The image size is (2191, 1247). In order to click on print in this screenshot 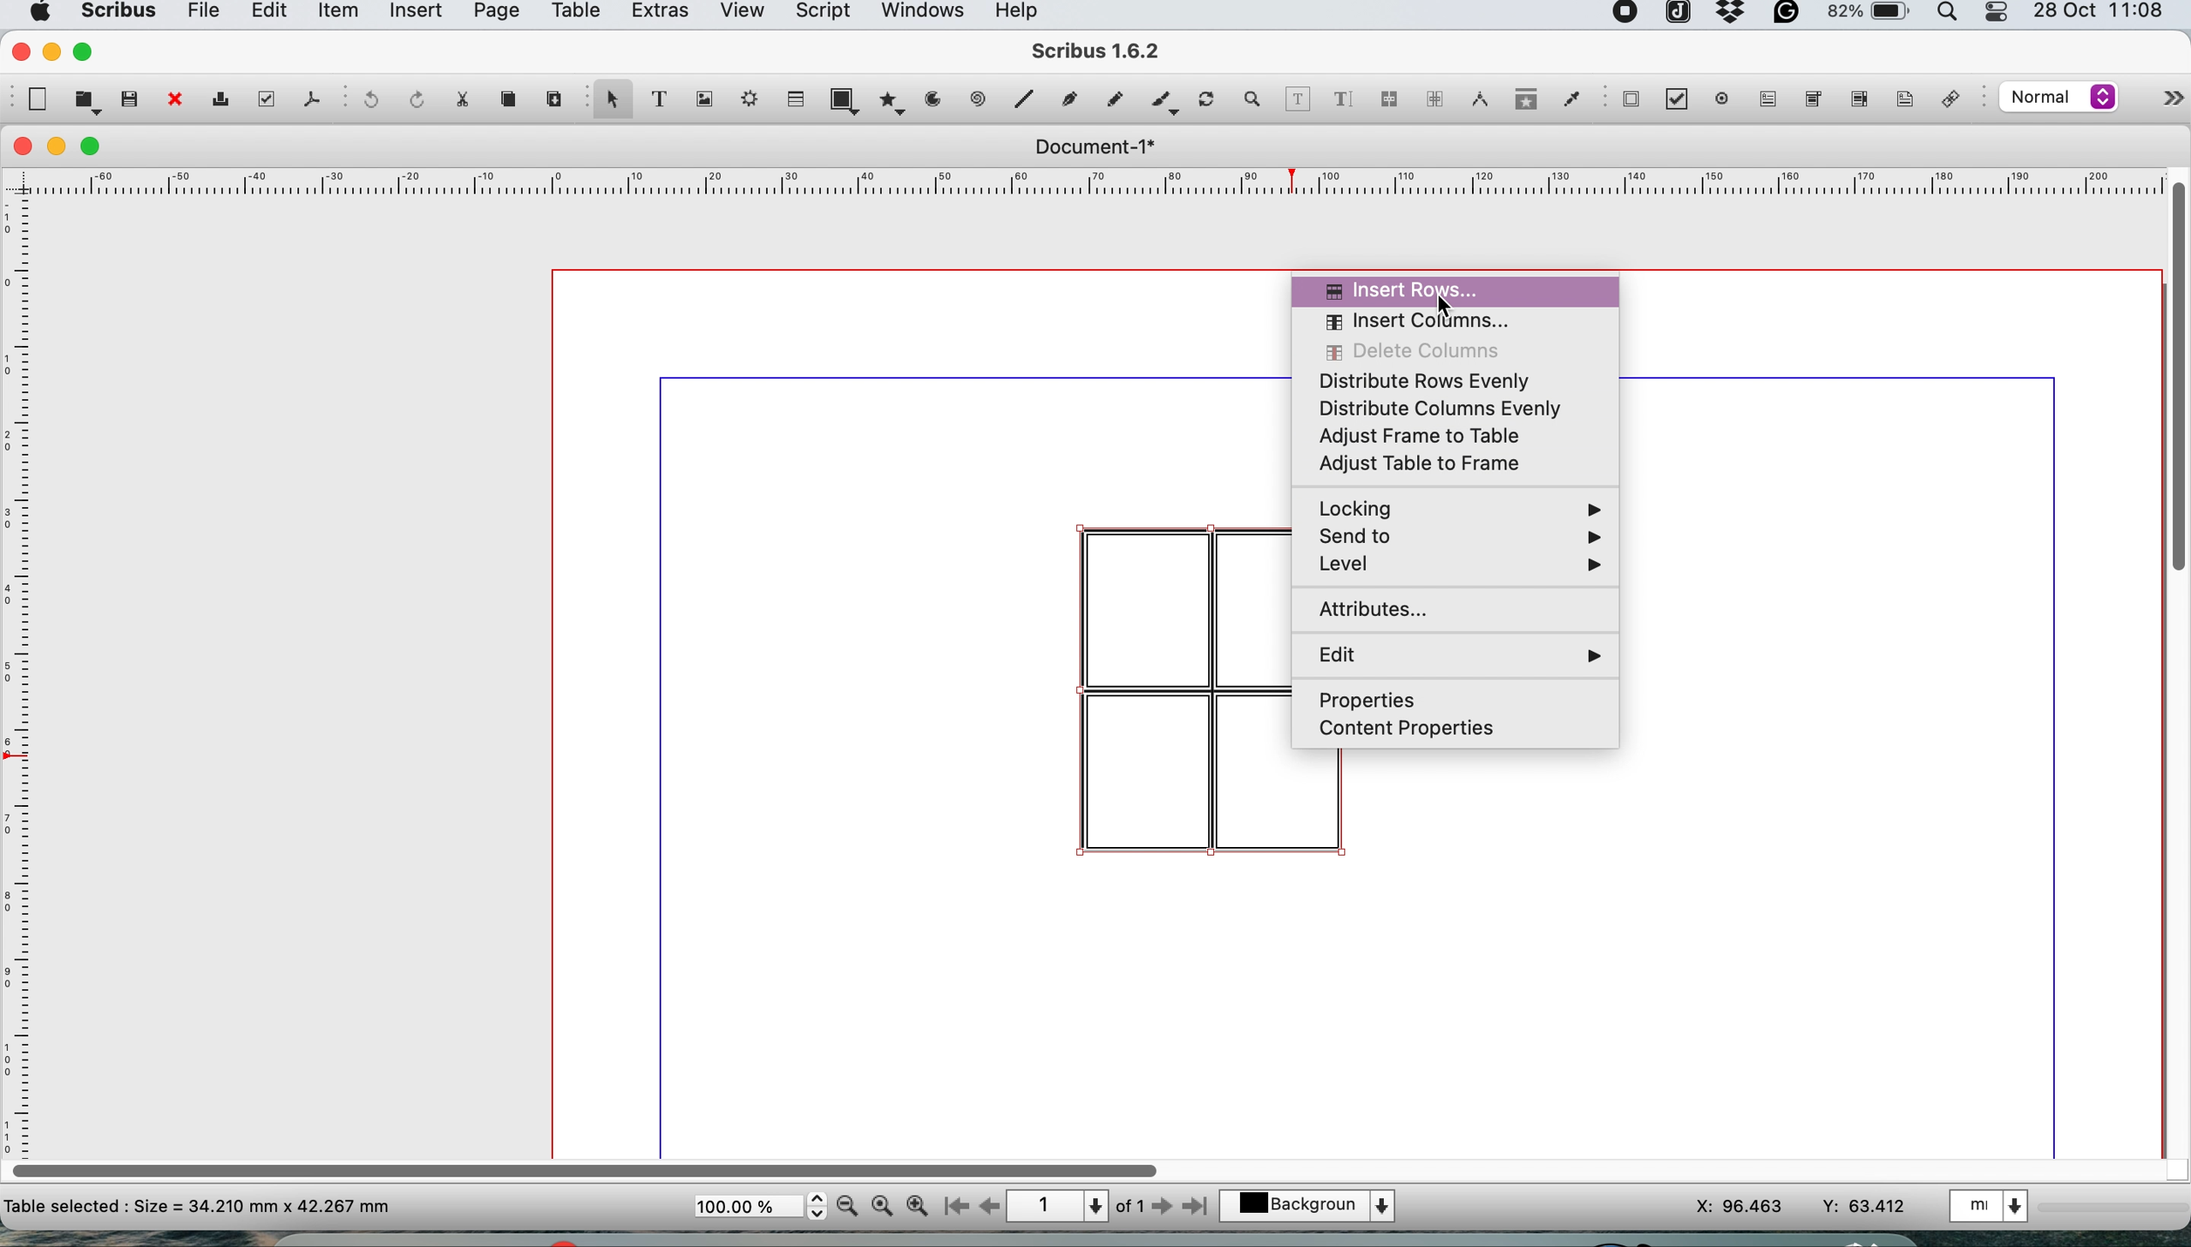, I will do `click(219, 102)`.